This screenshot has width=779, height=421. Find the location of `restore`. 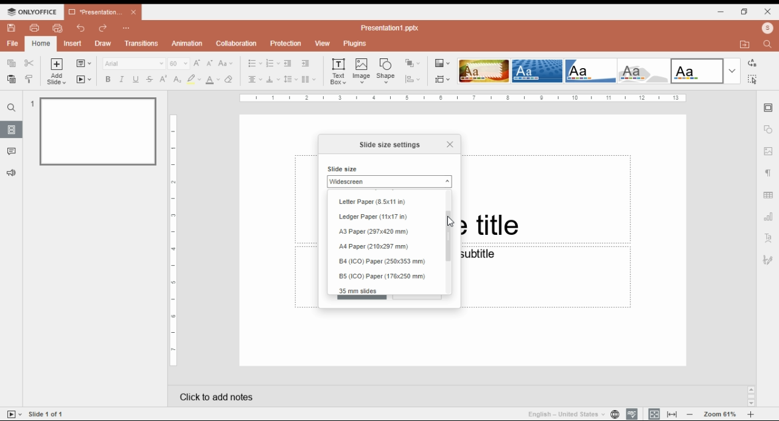

restore is located at coordinates (744, 12).